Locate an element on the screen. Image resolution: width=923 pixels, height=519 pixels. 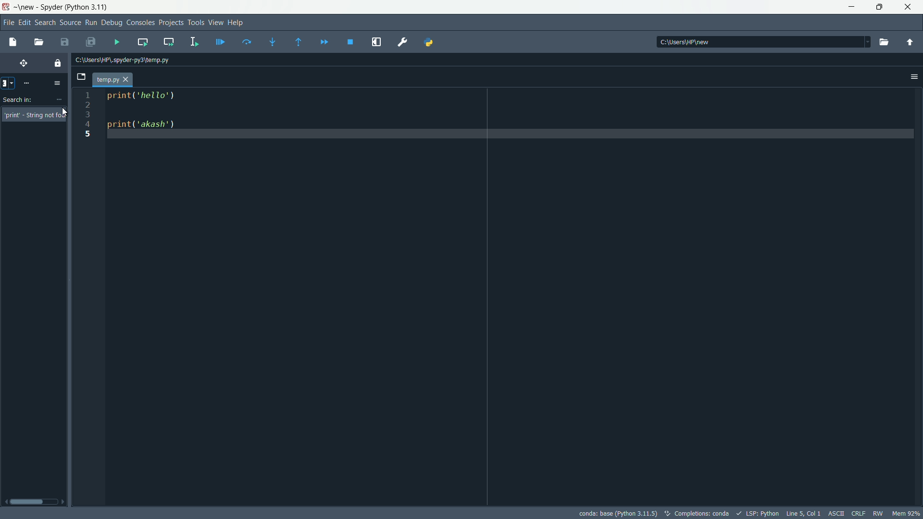
python path manager is located at coordinates (429, 41).